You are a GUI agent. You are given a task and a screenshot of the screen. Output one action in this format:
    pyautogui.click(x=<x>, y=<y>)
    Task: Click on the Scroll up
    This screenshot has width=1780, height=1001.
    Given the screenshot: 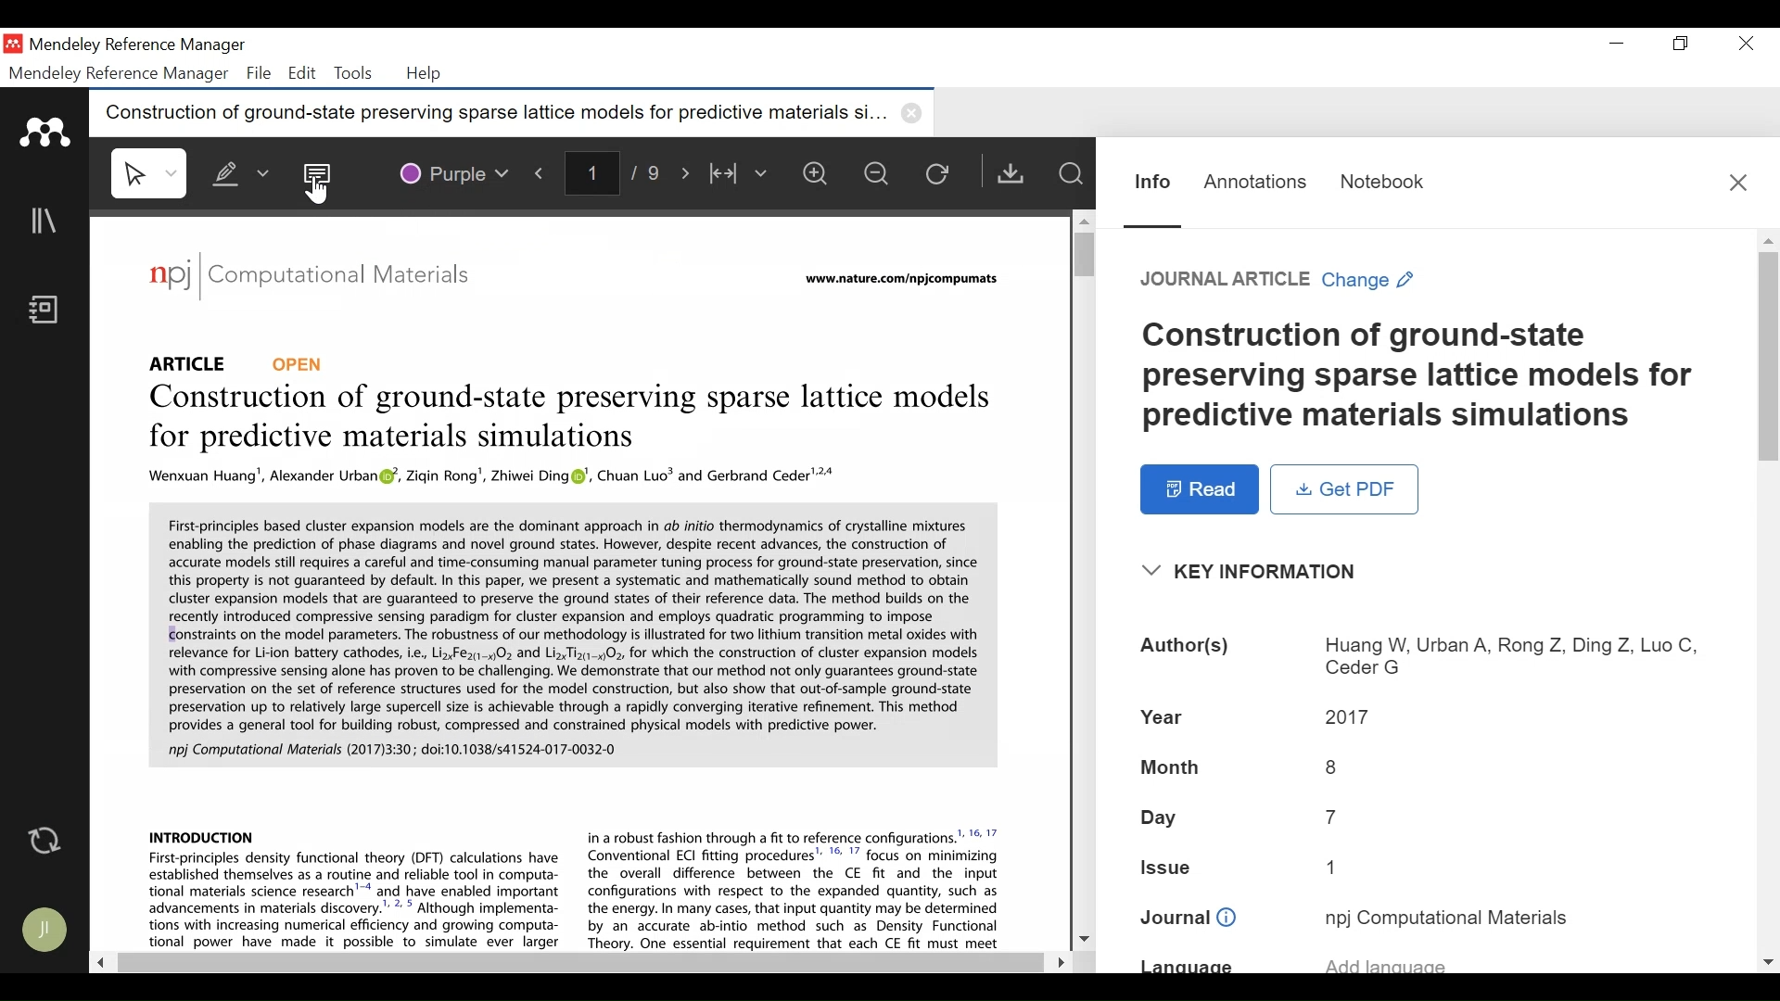 What is the action you would take?
    pyautogui.click(x=1083, y=218)
    